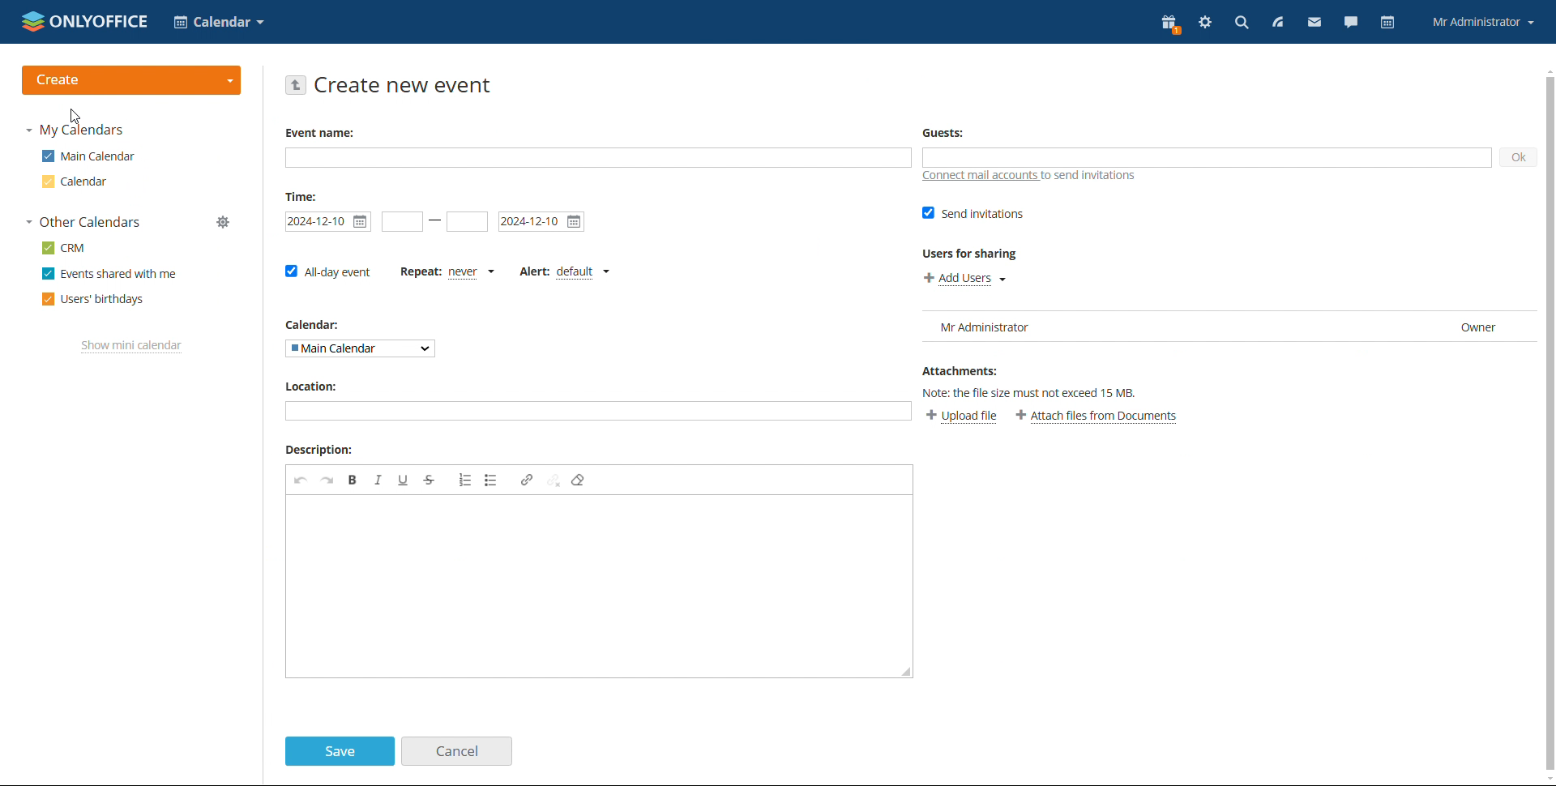  I want to click on scroll up, so click(1546, 70).